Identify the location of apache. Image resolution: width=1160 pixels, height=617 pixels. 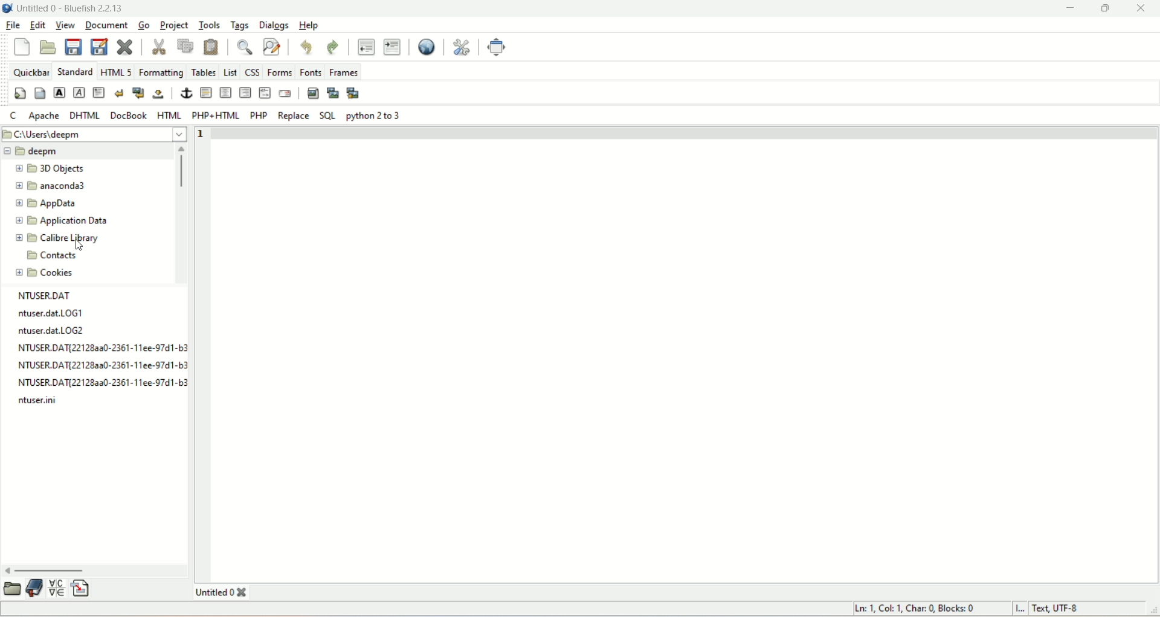
(45, 115).